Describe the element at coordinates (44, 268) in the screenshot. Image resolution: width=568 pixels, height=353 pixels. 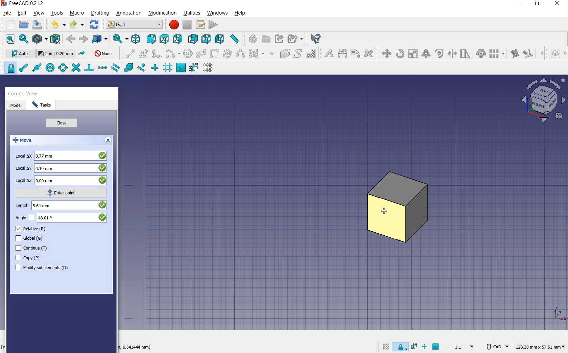
I see `modify subelements` at that location.